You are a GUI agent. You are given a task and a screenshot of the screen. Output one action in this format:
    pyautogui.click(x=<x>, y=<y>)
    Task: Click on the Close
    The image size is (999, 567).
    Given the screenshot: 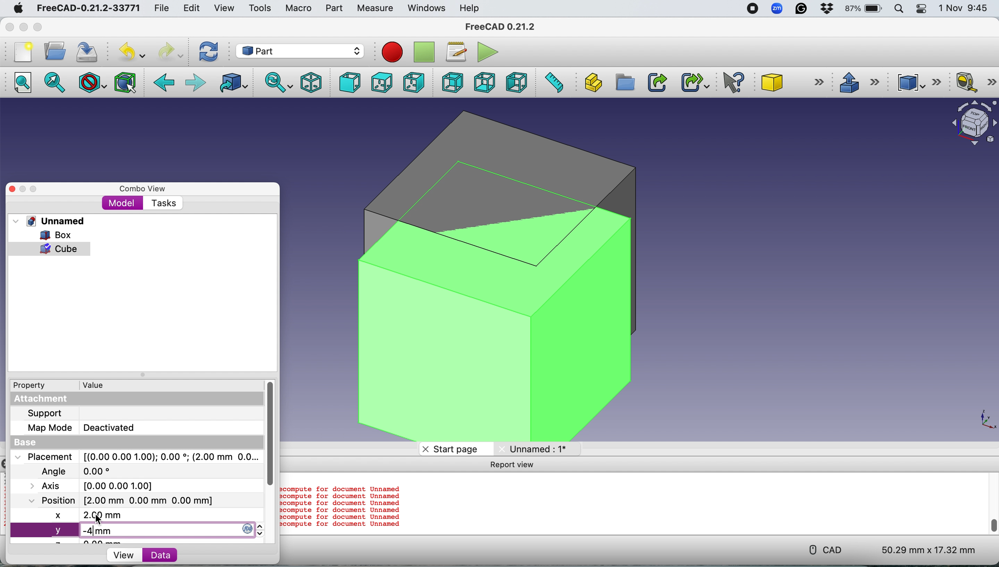 What is the action you would take?
    pyautogui.click(x=10, y=27)
    